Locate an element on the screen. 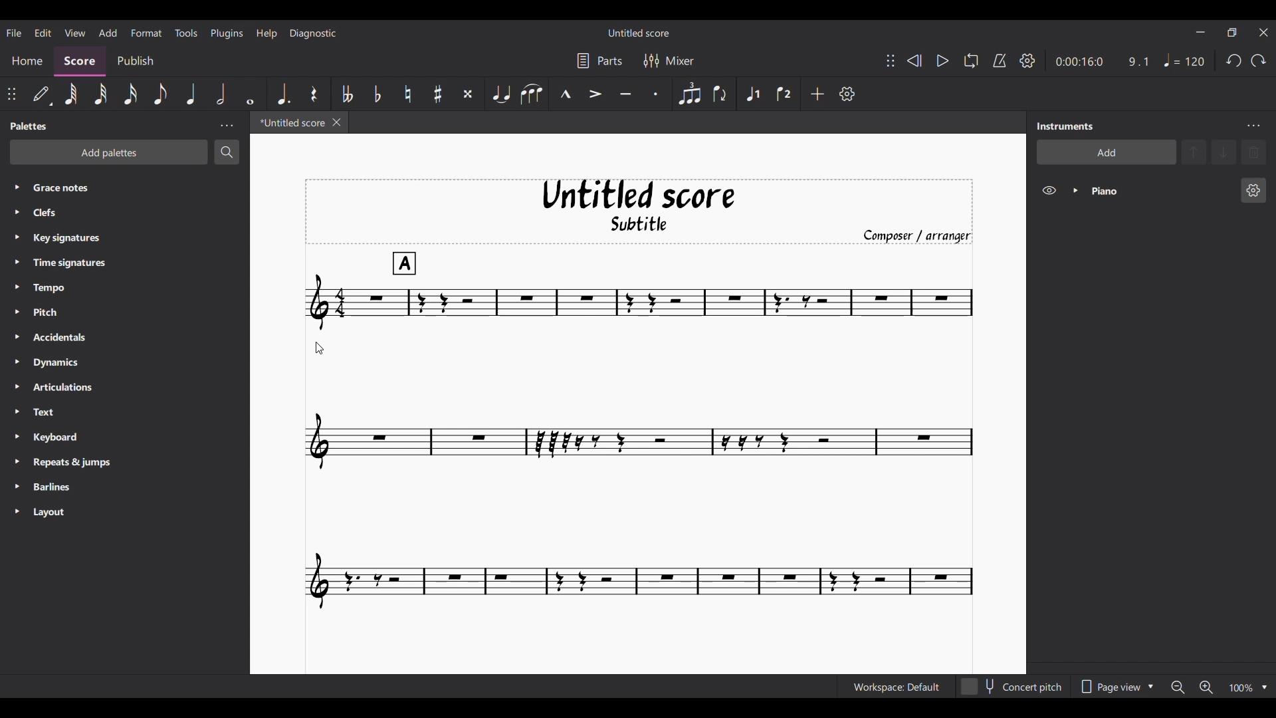  Tenuto is located at coordinates (625, 93).